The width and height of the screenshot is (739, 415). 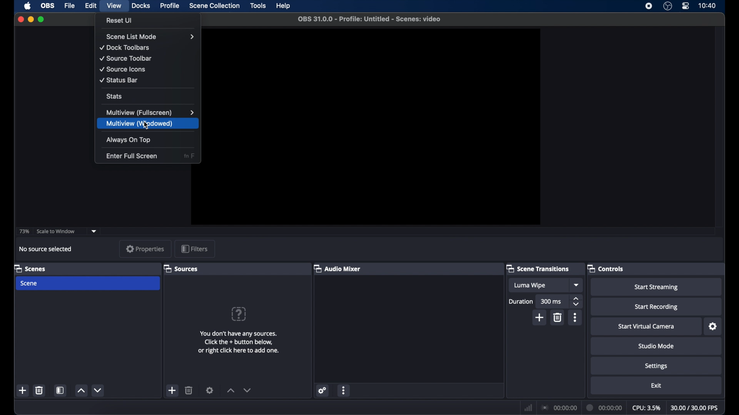 What do you see at coordinates (143, 249) in the screenshot?
I see `properties` at bounding box center [143, 249].